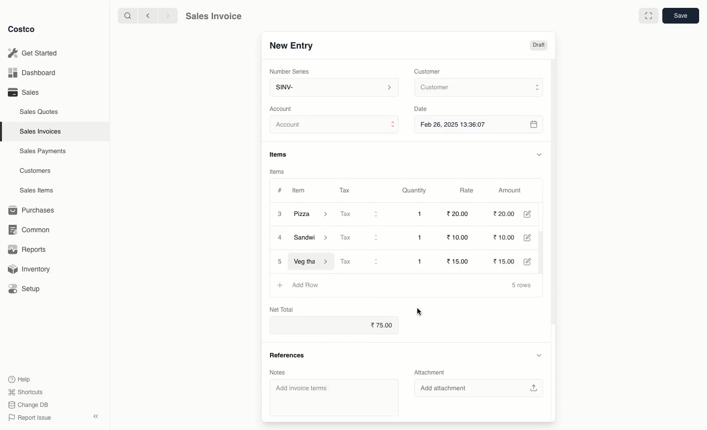 This screenshot has width=707, height=430. Describe the element at coordinates (280, 189) in the screenshot. I see `#` at that location.